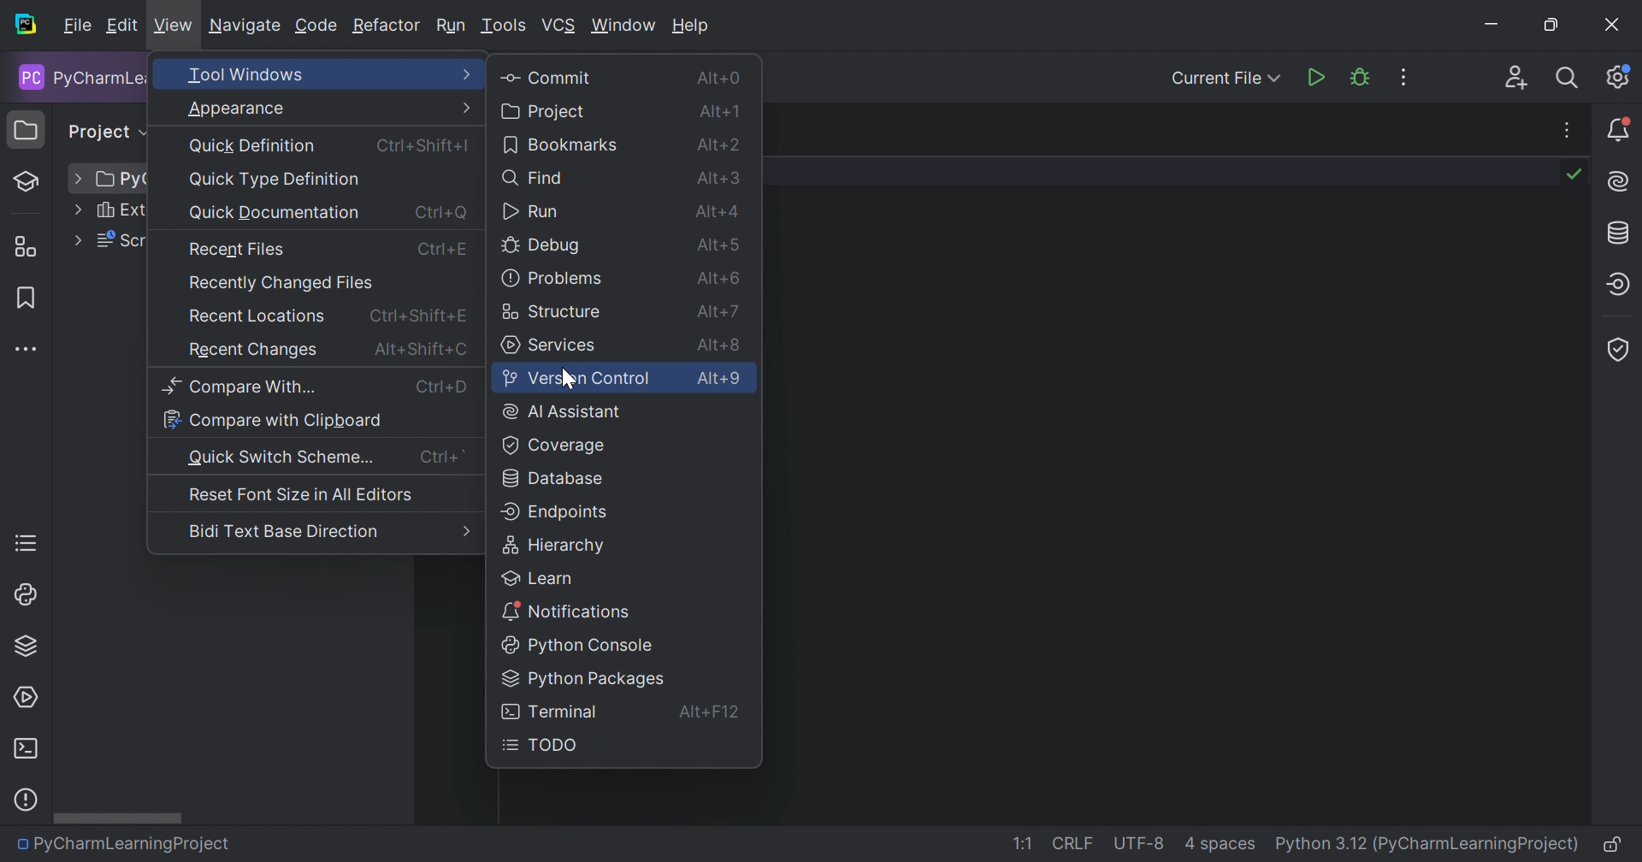 This screenshot has width=1642, height=862. I want to click on Ctrl+D, so click(443, 387).